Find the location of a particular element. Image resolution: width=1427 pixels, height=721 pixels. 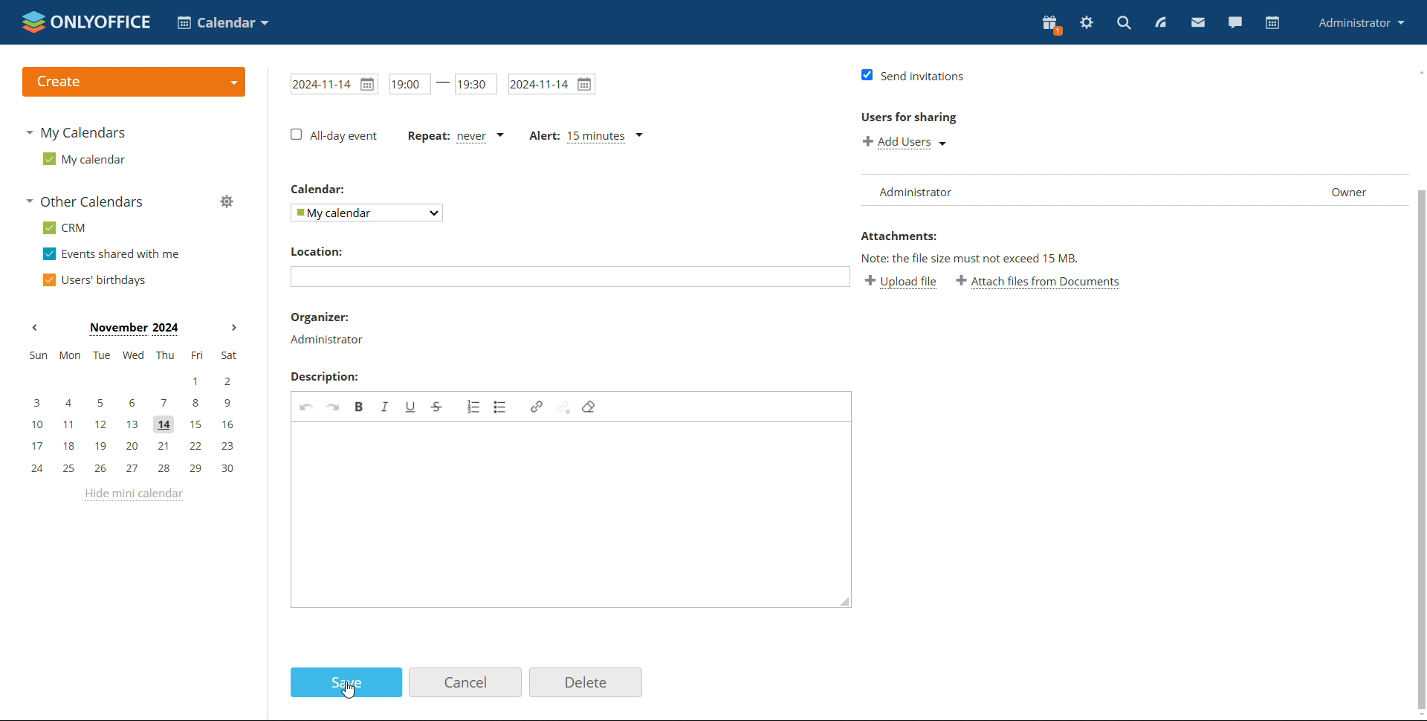

strikethrough is located at coordinates (436, 408).